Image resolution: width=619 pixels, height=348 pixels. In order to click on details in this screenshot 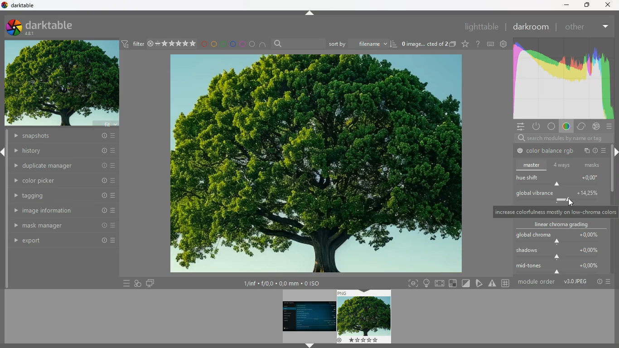, I will do `click(286, 284)`.